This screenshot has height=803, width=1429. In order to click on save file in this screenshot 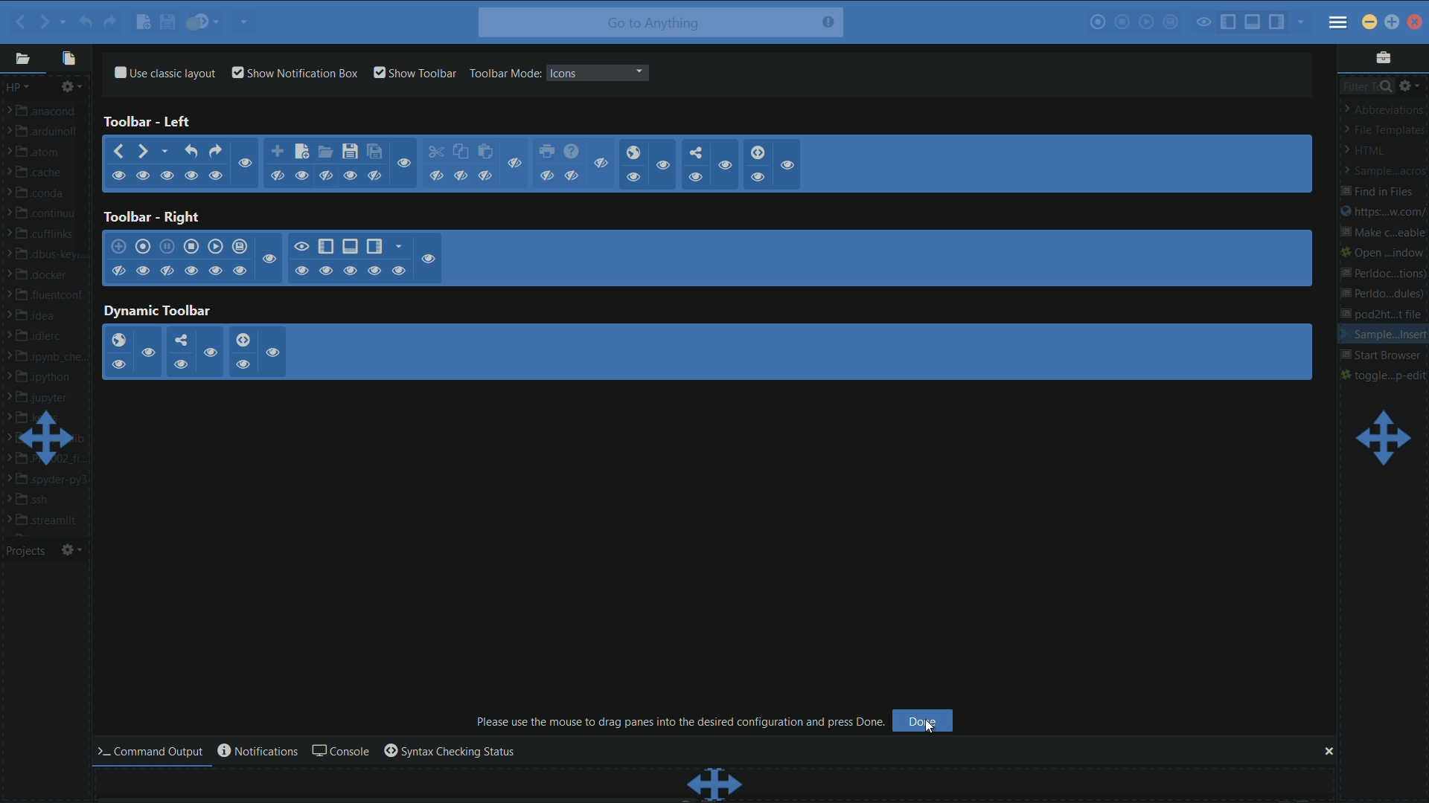, I will do `click(168, 23)`.